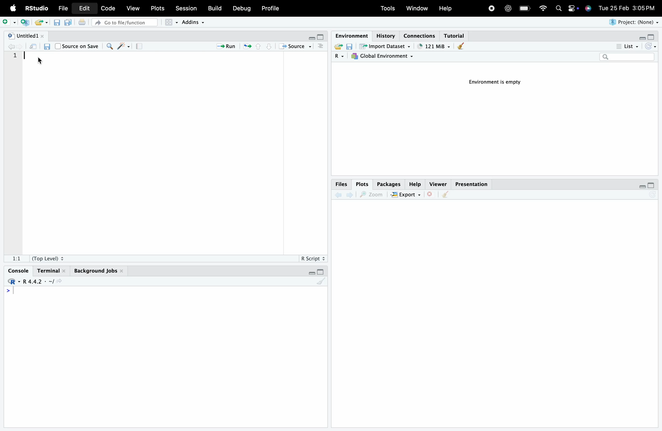 This screenshot has width=662, height=431. Describe the element at coordinates (559, 9) in the screenshot. I see `Search` at that location.